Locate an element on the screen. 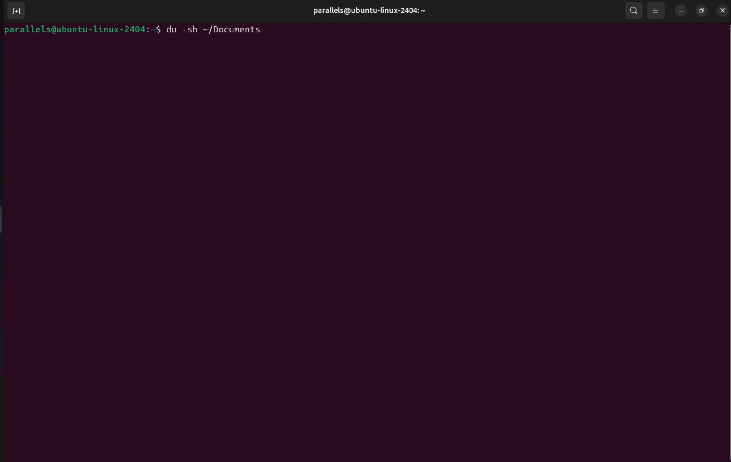  add terminal is located at coordinates (20, 8).